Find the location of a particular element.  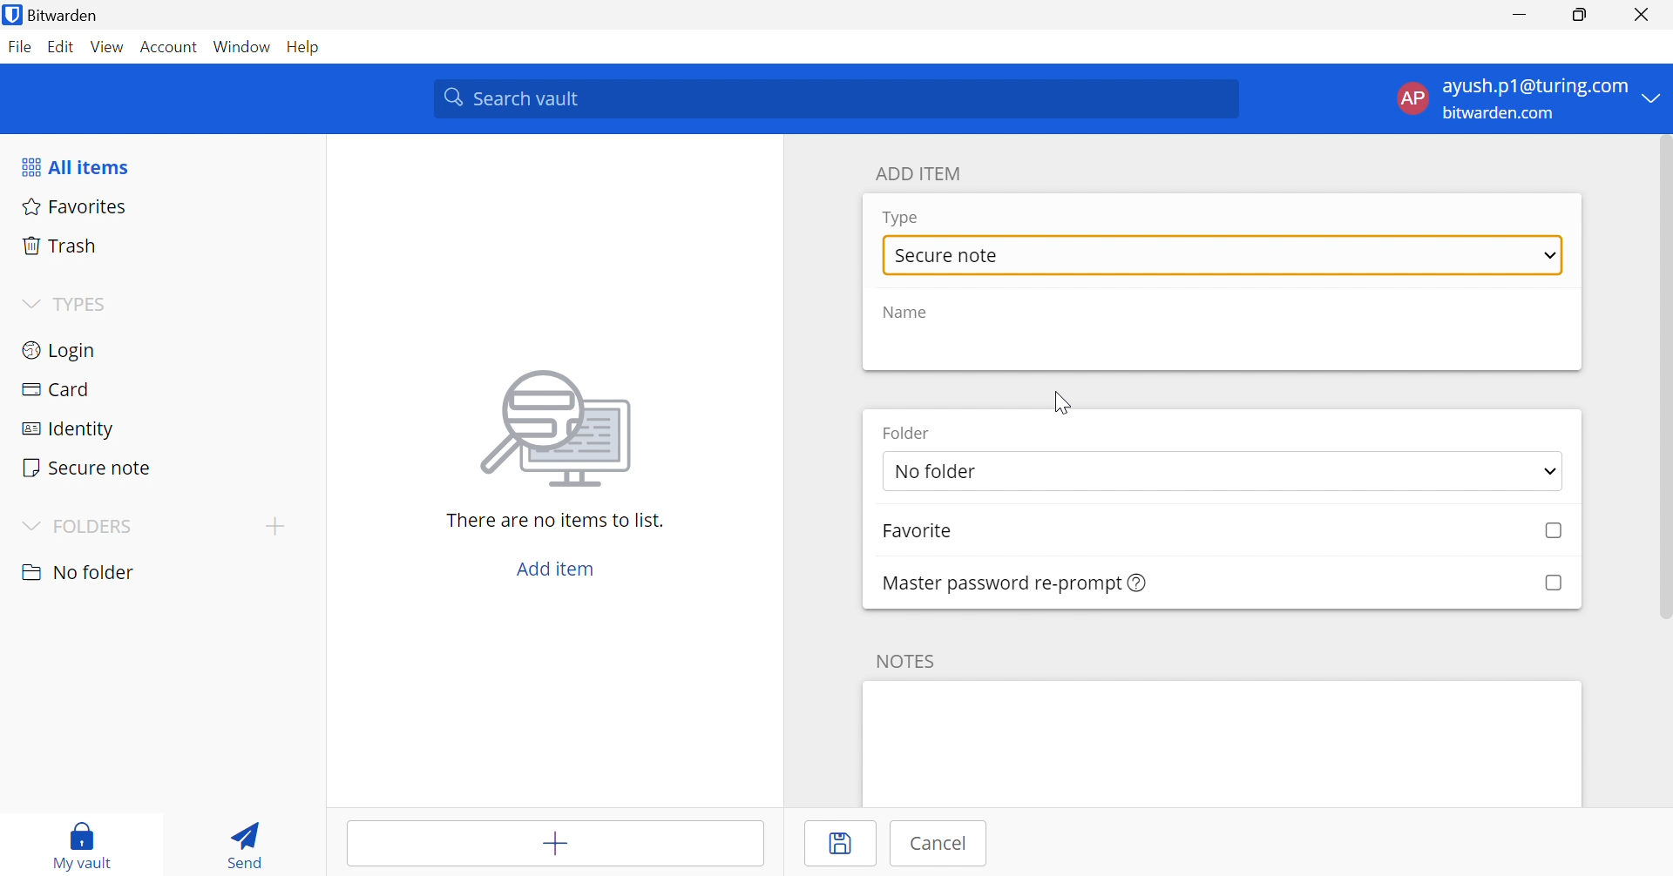

Help is located at coordinates (311, 48).